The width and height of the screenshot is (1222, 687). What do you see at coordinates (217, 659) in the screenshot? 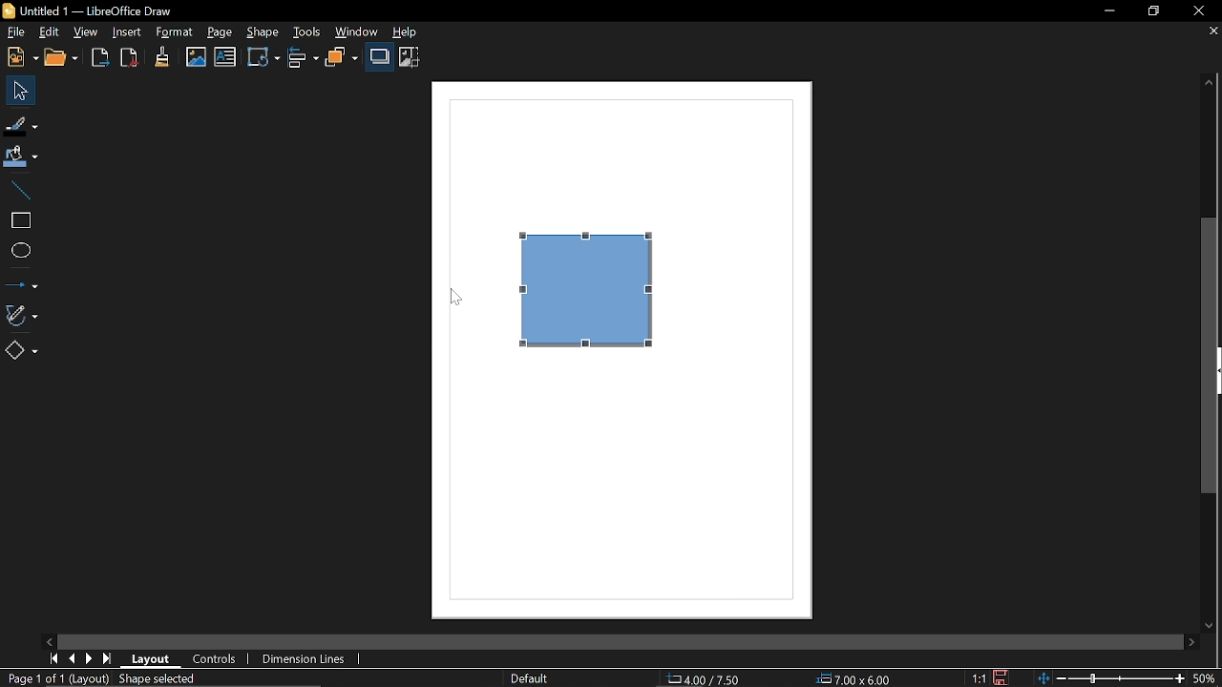
I see `Controls` at bounding box center [217, 659].